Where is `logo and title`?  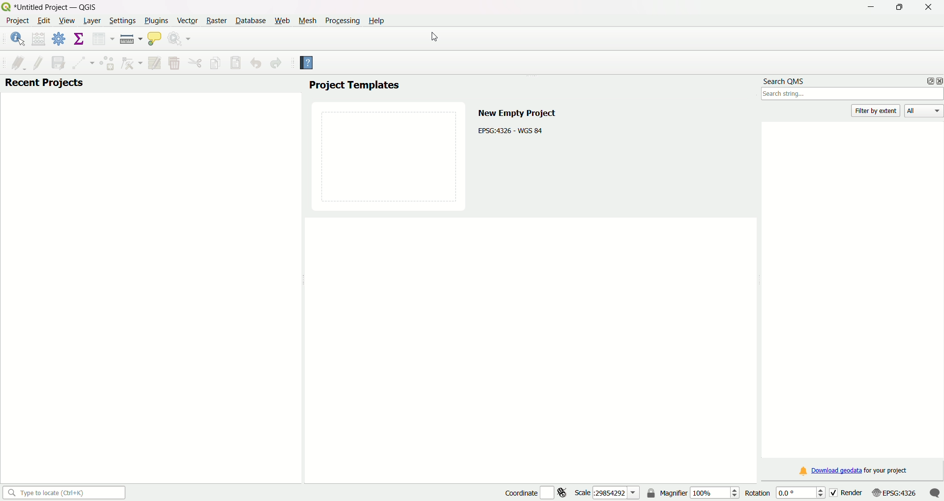 logo and title is located at coordinates (51, 6).